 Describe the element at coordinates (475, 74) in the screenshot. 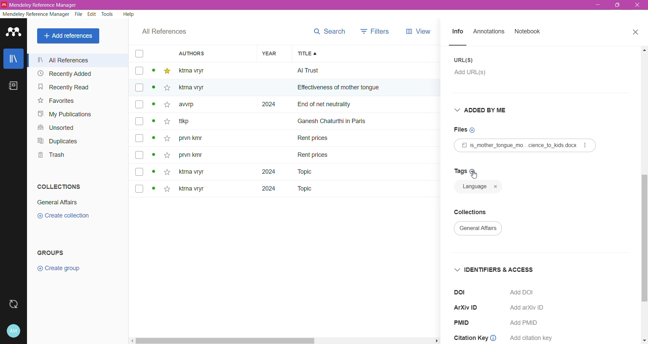

I see `Click to add URL(s)` at that location.